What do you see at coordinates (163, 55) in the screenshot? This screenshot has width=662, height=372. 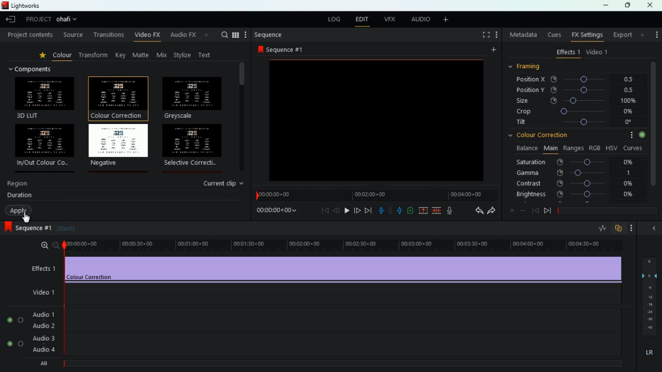 I see `mix` at bounding box center [163, 55].